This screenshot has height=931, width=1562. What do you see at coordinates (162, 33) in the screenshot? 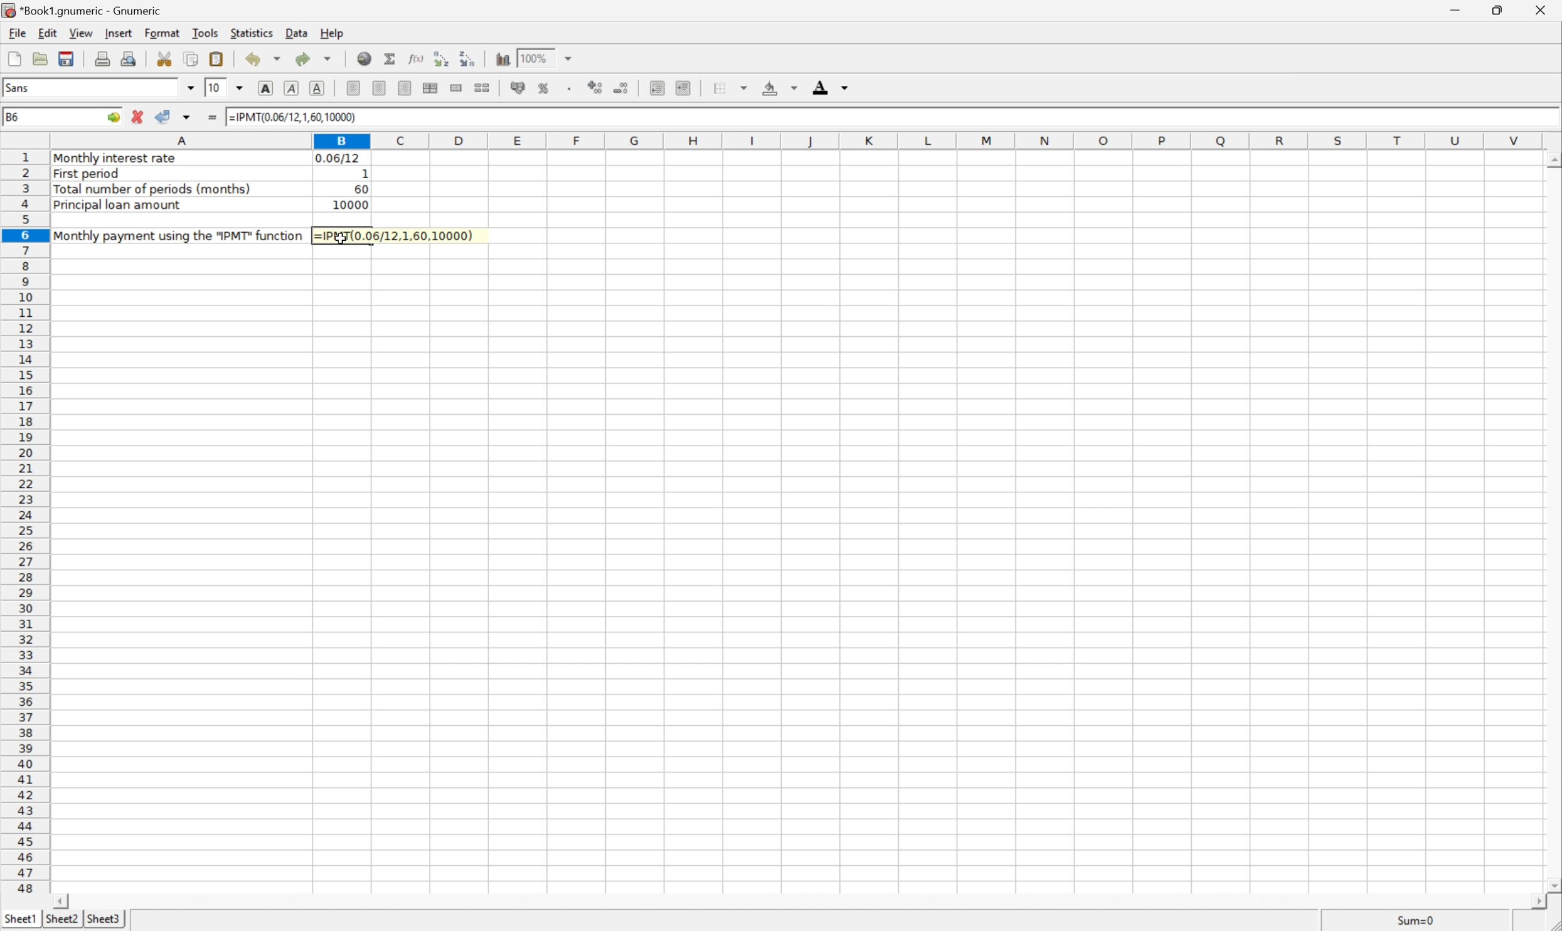
I see `Format` at bounding box center [162, 33].